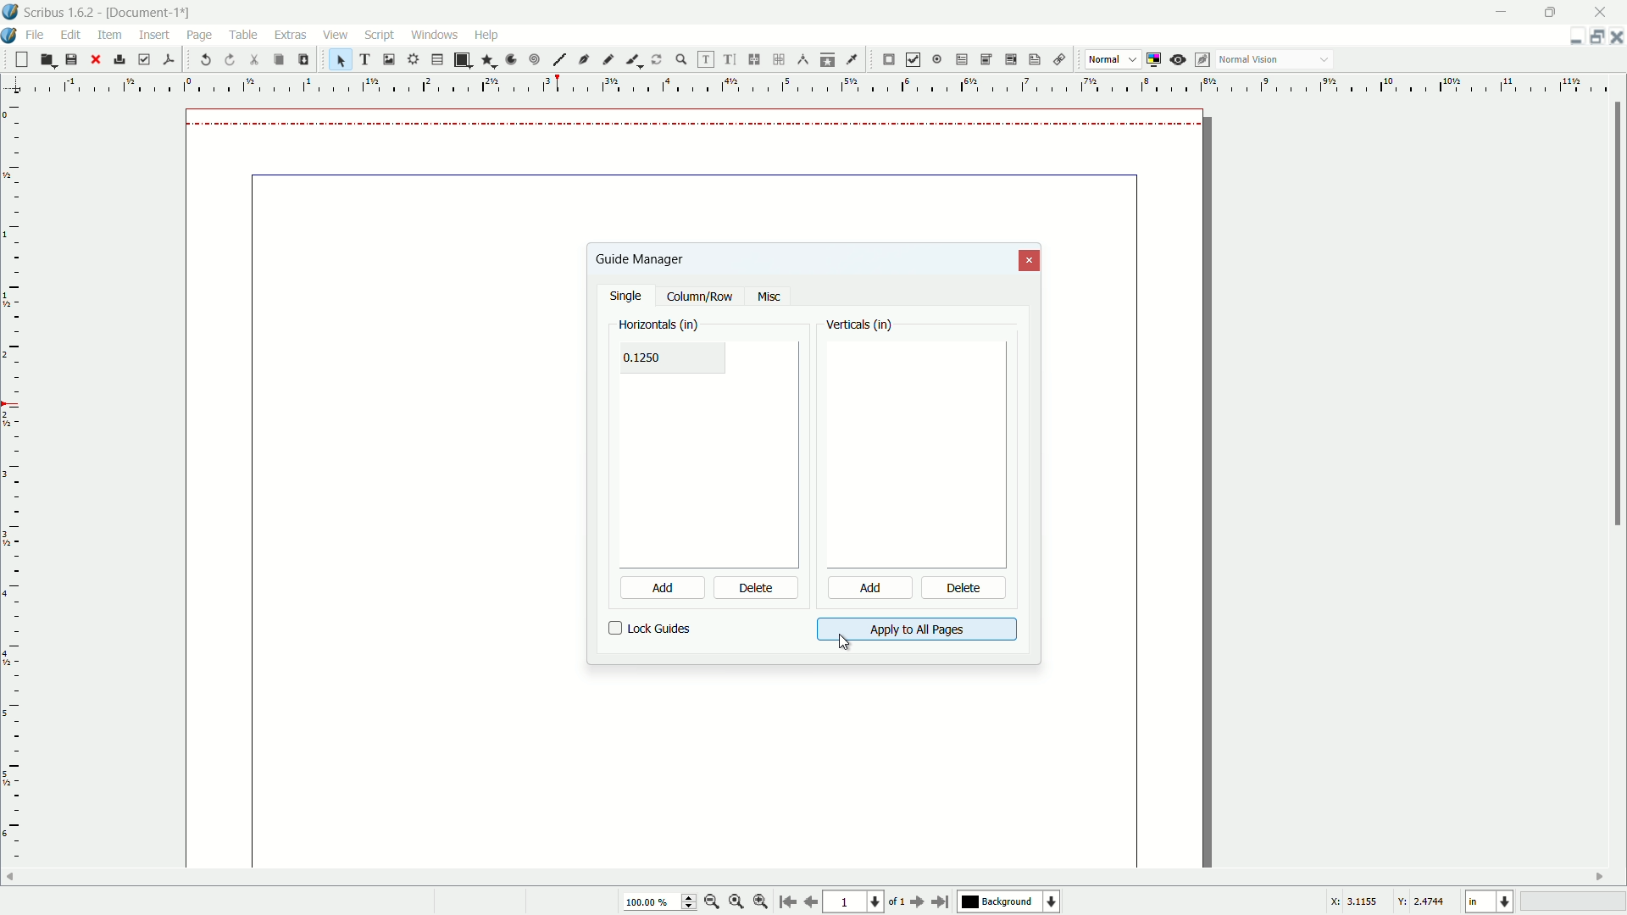  I want to click on shape, so click(461, 60).